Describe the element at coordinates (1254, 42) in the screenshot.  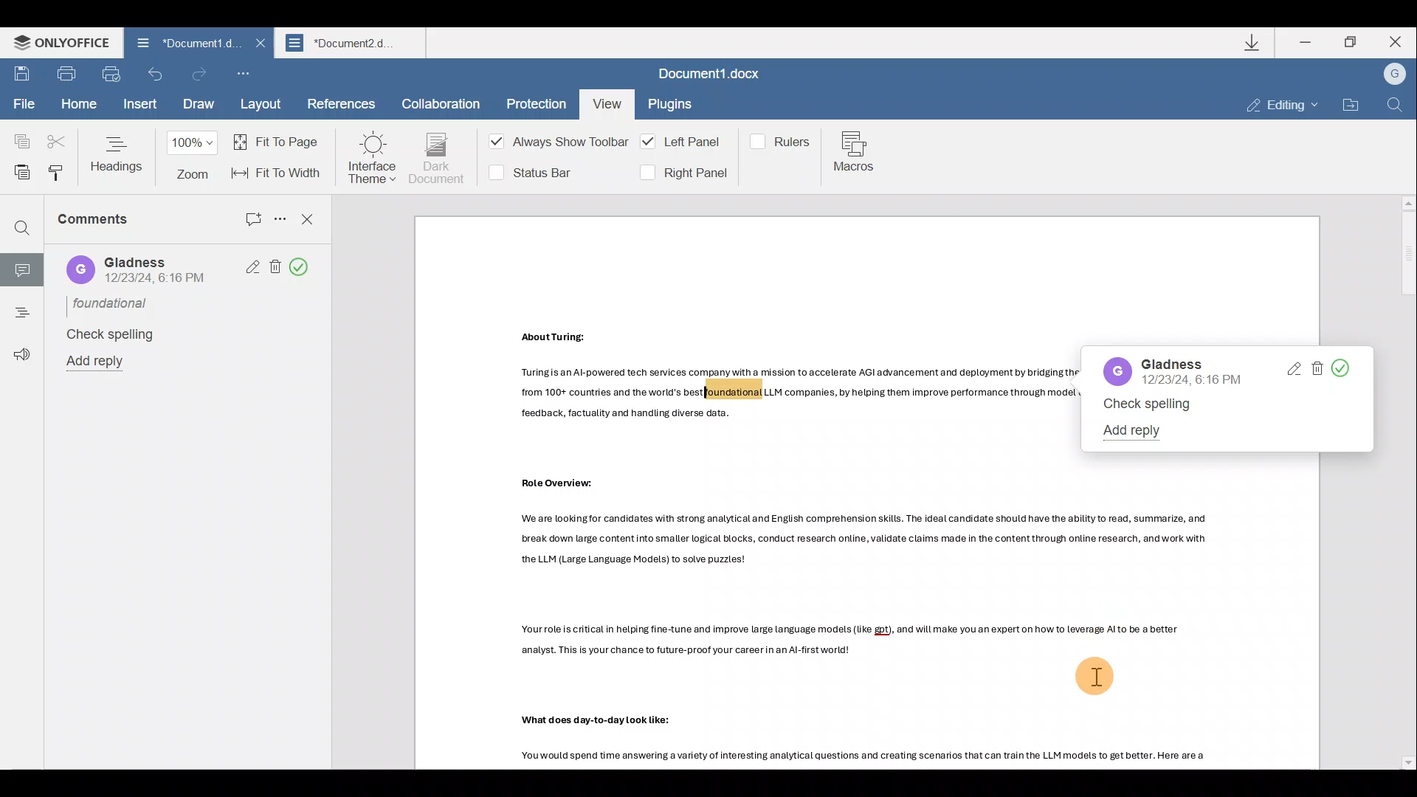
I see `Downloads` at that location.